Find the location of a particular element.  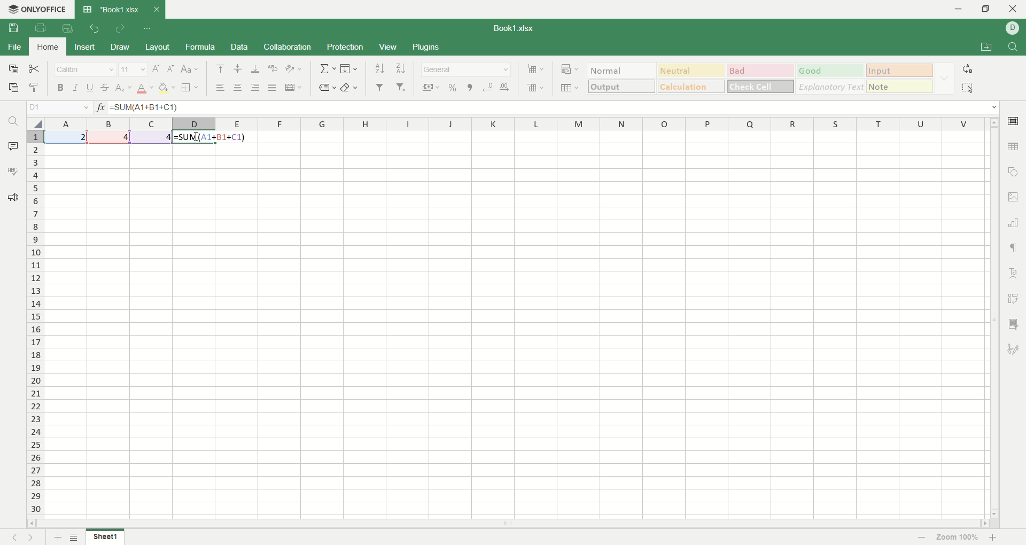

general is located at coordinates (468, 71).